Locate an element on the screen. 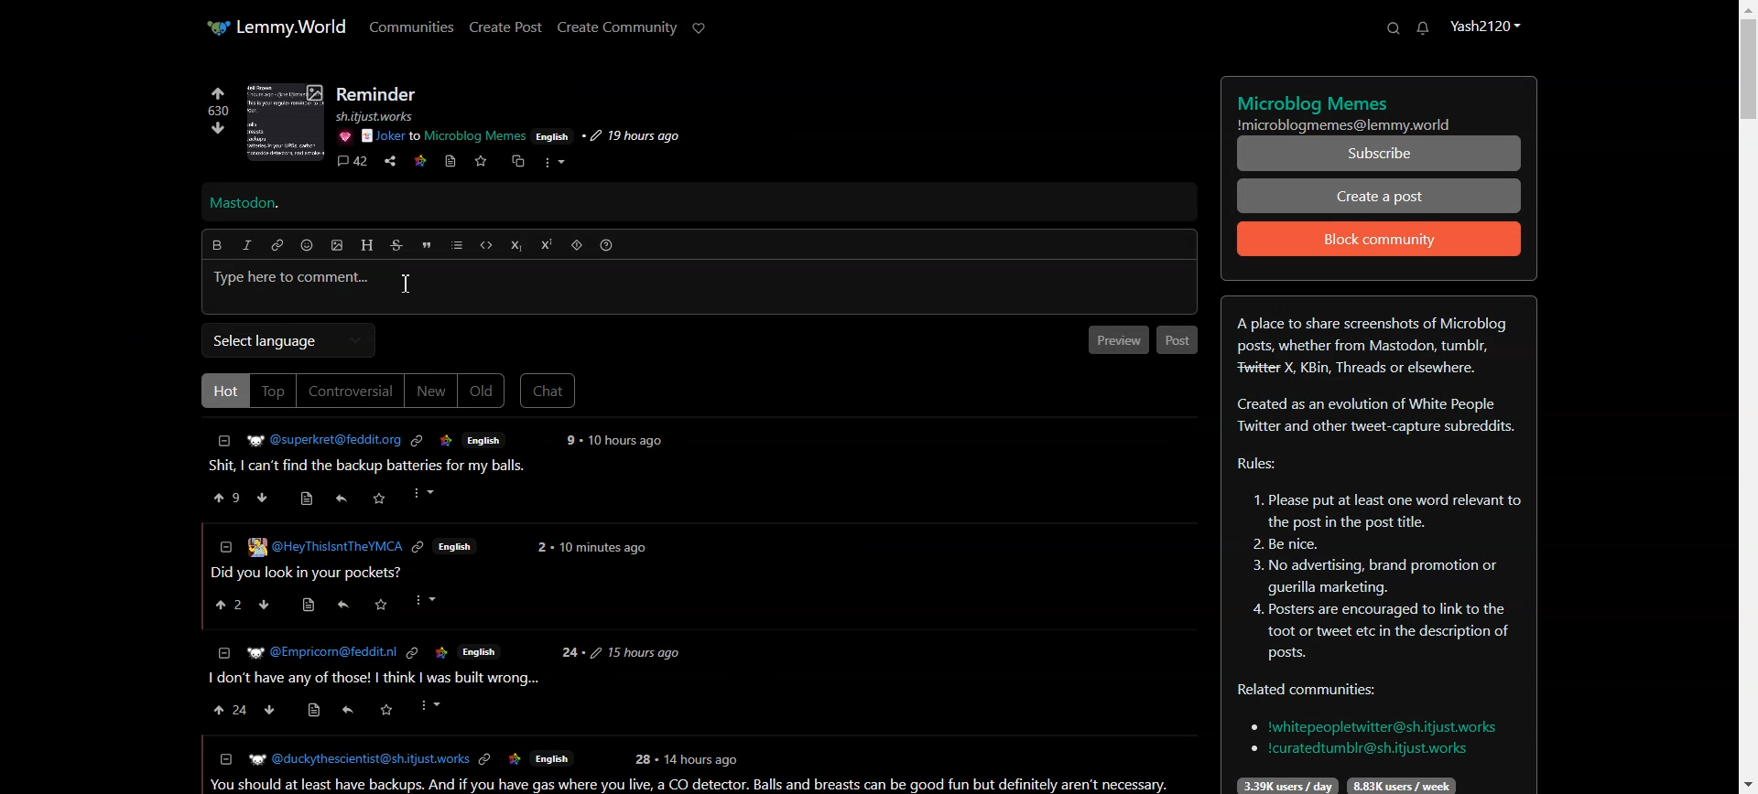 Image resolution: width=1758 pixels, height=794 pixels. Go to source is located at coordinates (451, 161).